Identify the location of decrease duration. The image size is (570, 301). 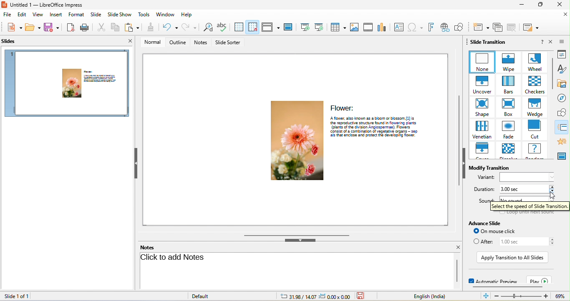
(553, 191).